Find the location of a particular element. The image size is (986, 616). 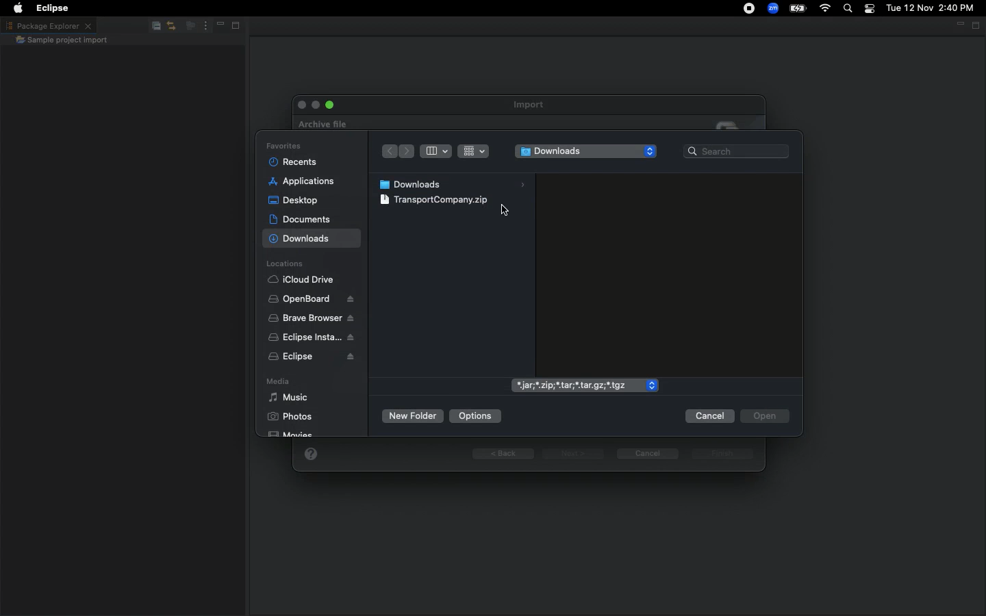

Applications is located at coordinates (301, 182).